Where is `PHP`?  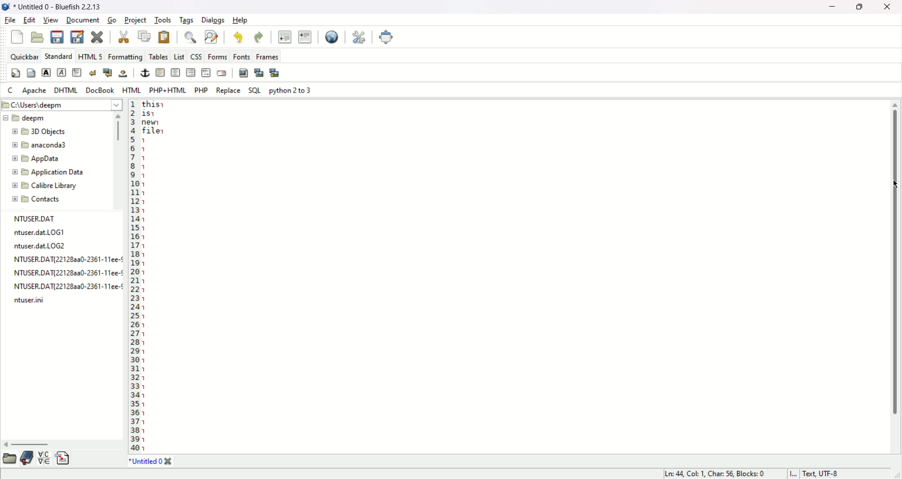
PHP is located at coordinates (203, 90).